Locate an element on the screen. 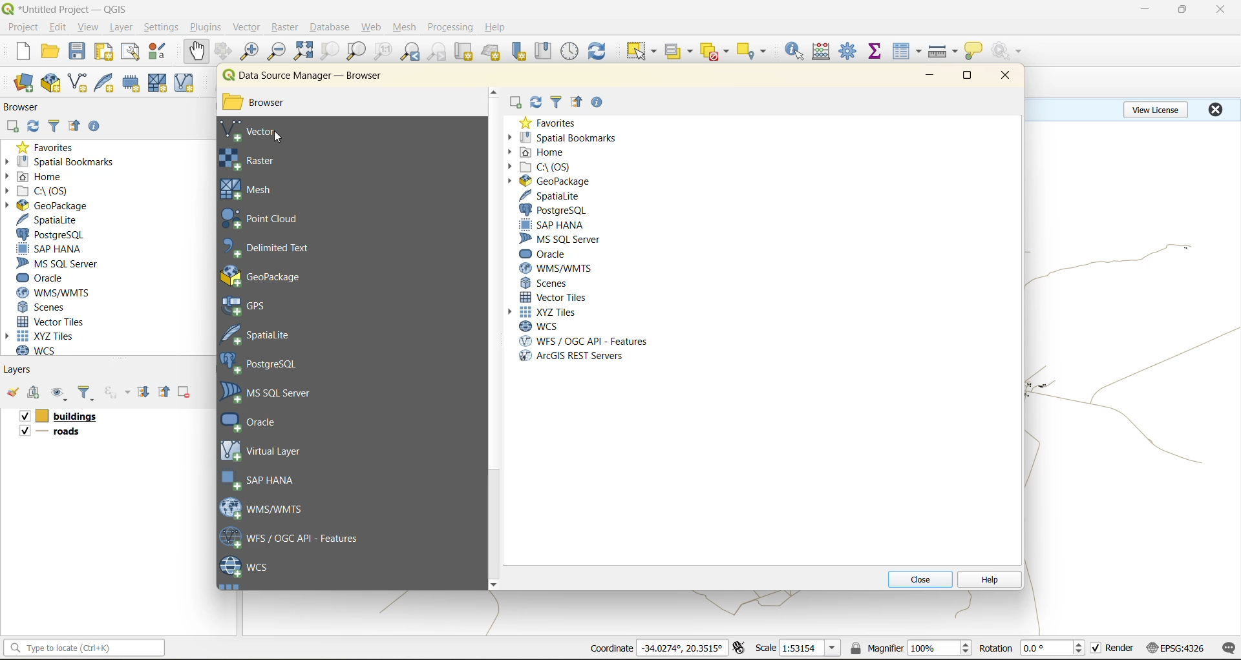  home is located at coordinates (537, 154).